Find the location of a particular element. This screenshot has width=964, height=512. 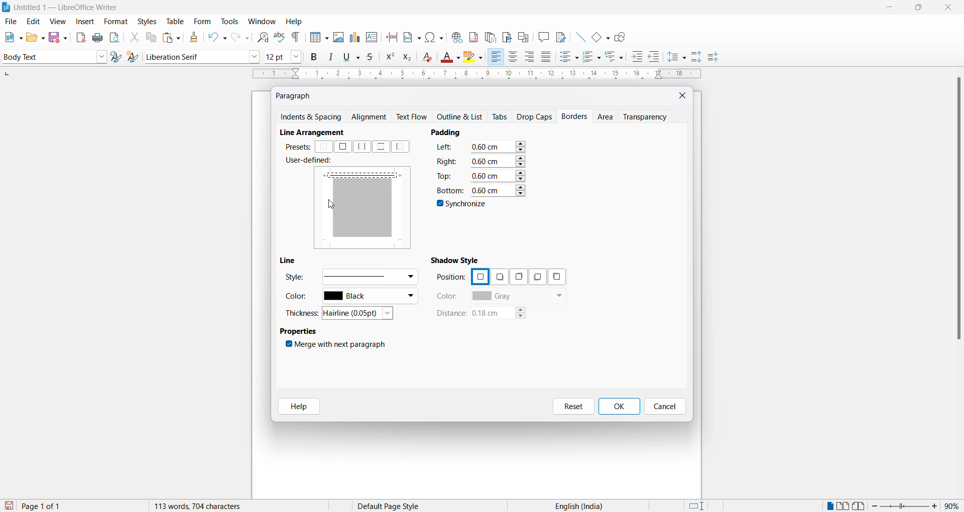

edit is located at coordinates (34, 22).